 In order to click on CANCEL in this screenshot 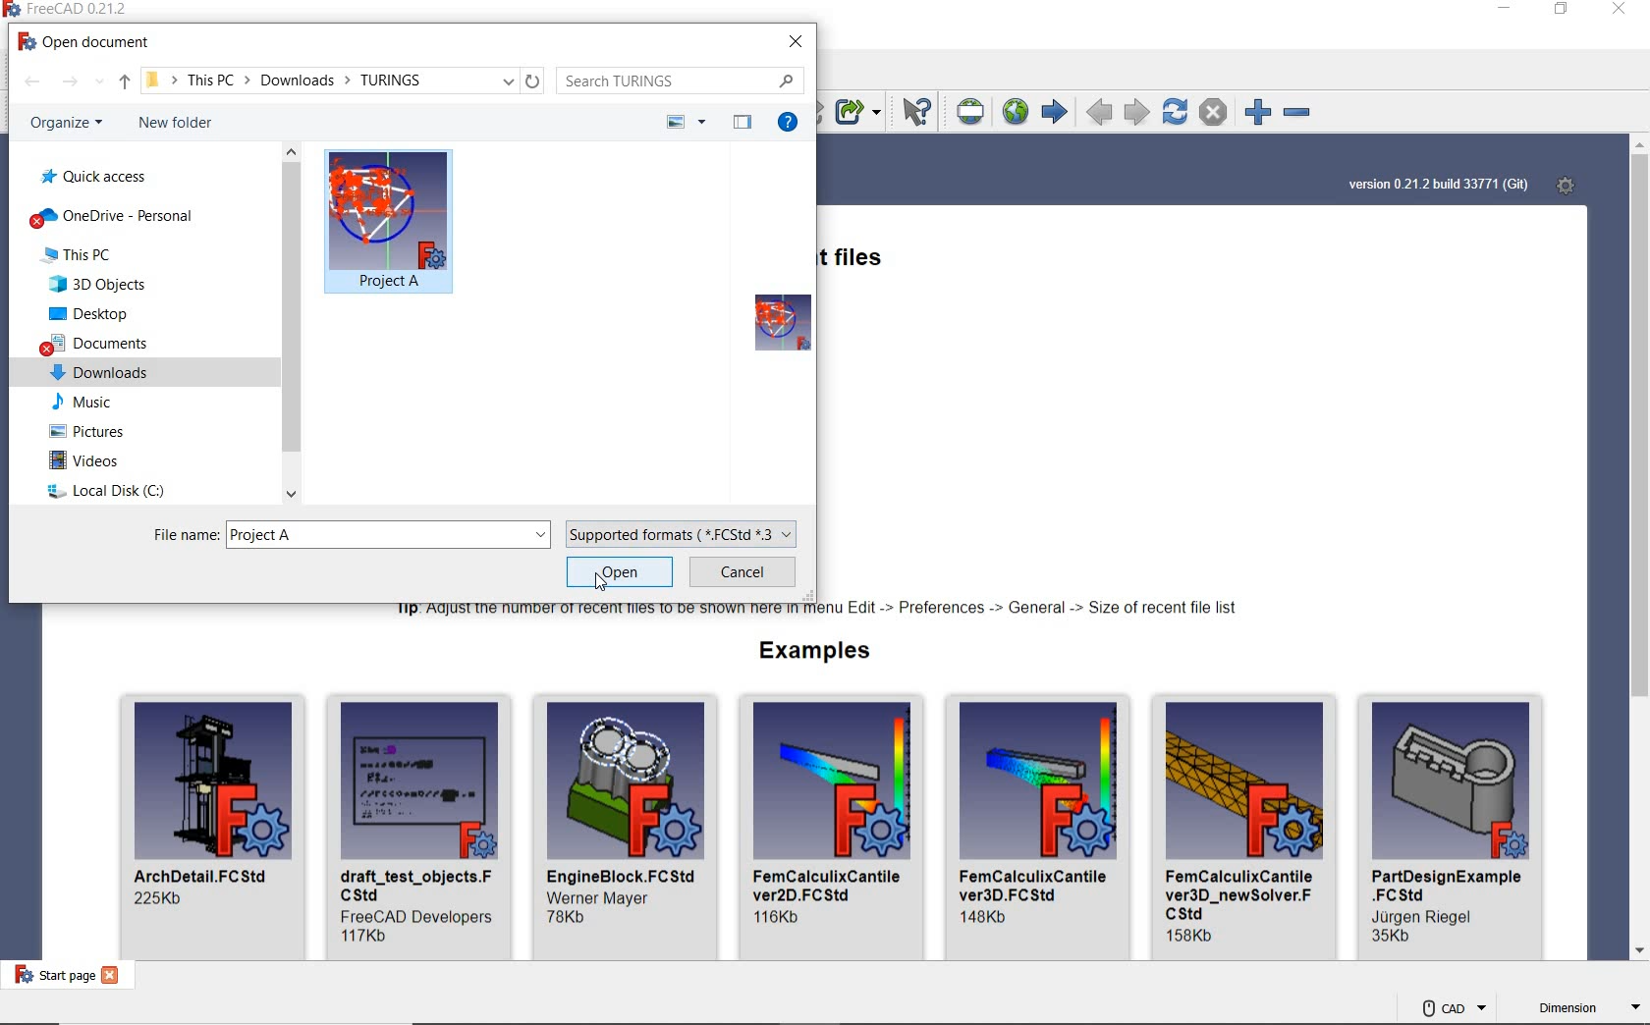, I will do `click(744, 572)`.